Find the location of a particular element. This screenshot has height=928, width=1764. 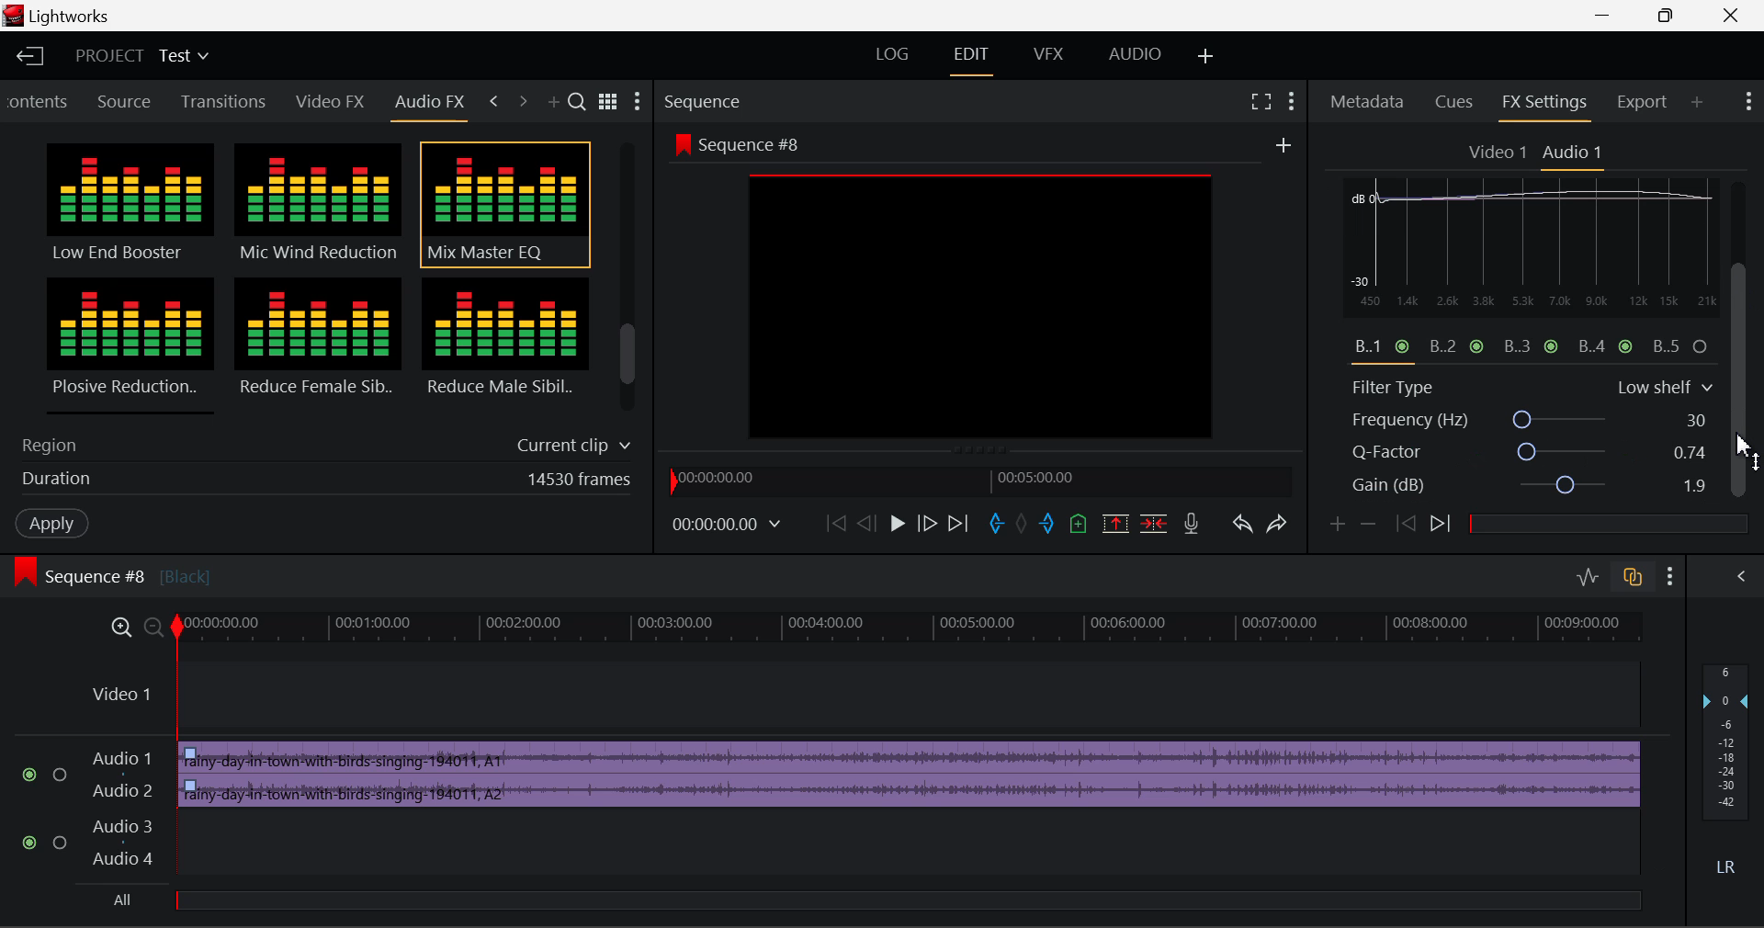

Decibel Level is located at coordinates (1729, 774).